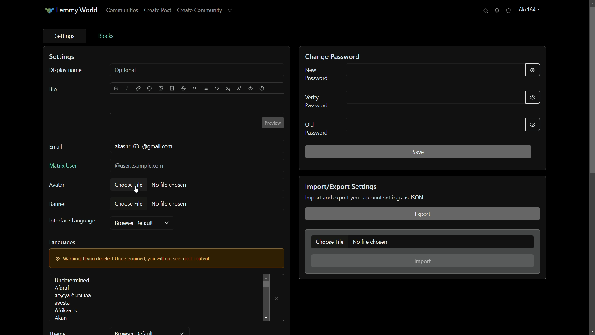 The width and height of the screenshot is (595, 335). I want to click on usermail, so click(145, 147).